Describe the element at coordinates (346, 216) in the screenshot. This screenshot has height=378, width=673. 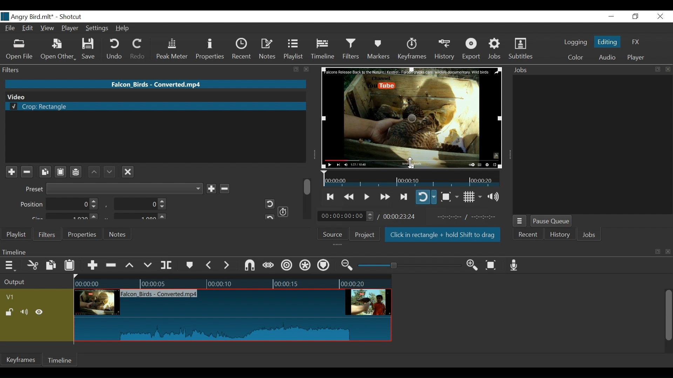
I see `Current Duration` at that location.